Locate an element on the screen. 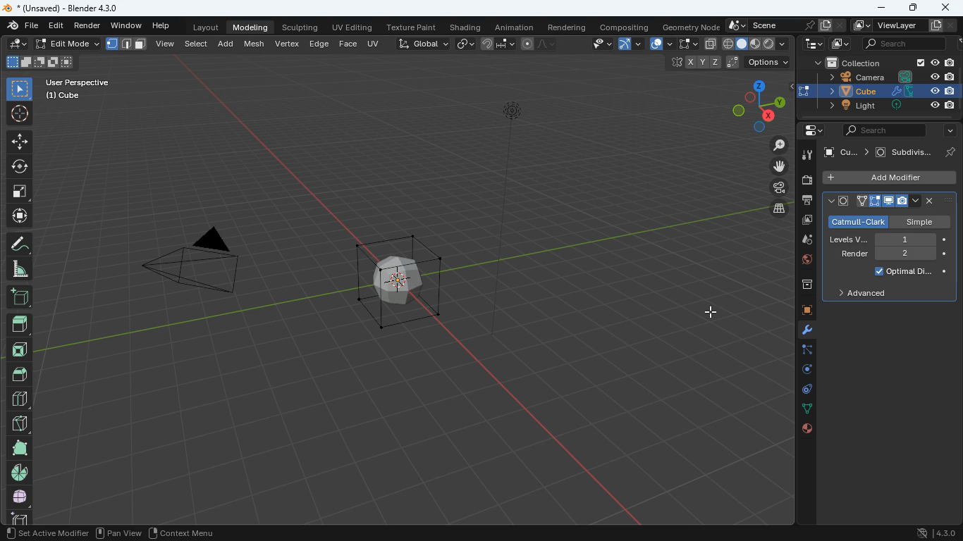 Image resolution: width=963 pixels, height=541 pixels. fullscreen is located at coordinates (683, 43).